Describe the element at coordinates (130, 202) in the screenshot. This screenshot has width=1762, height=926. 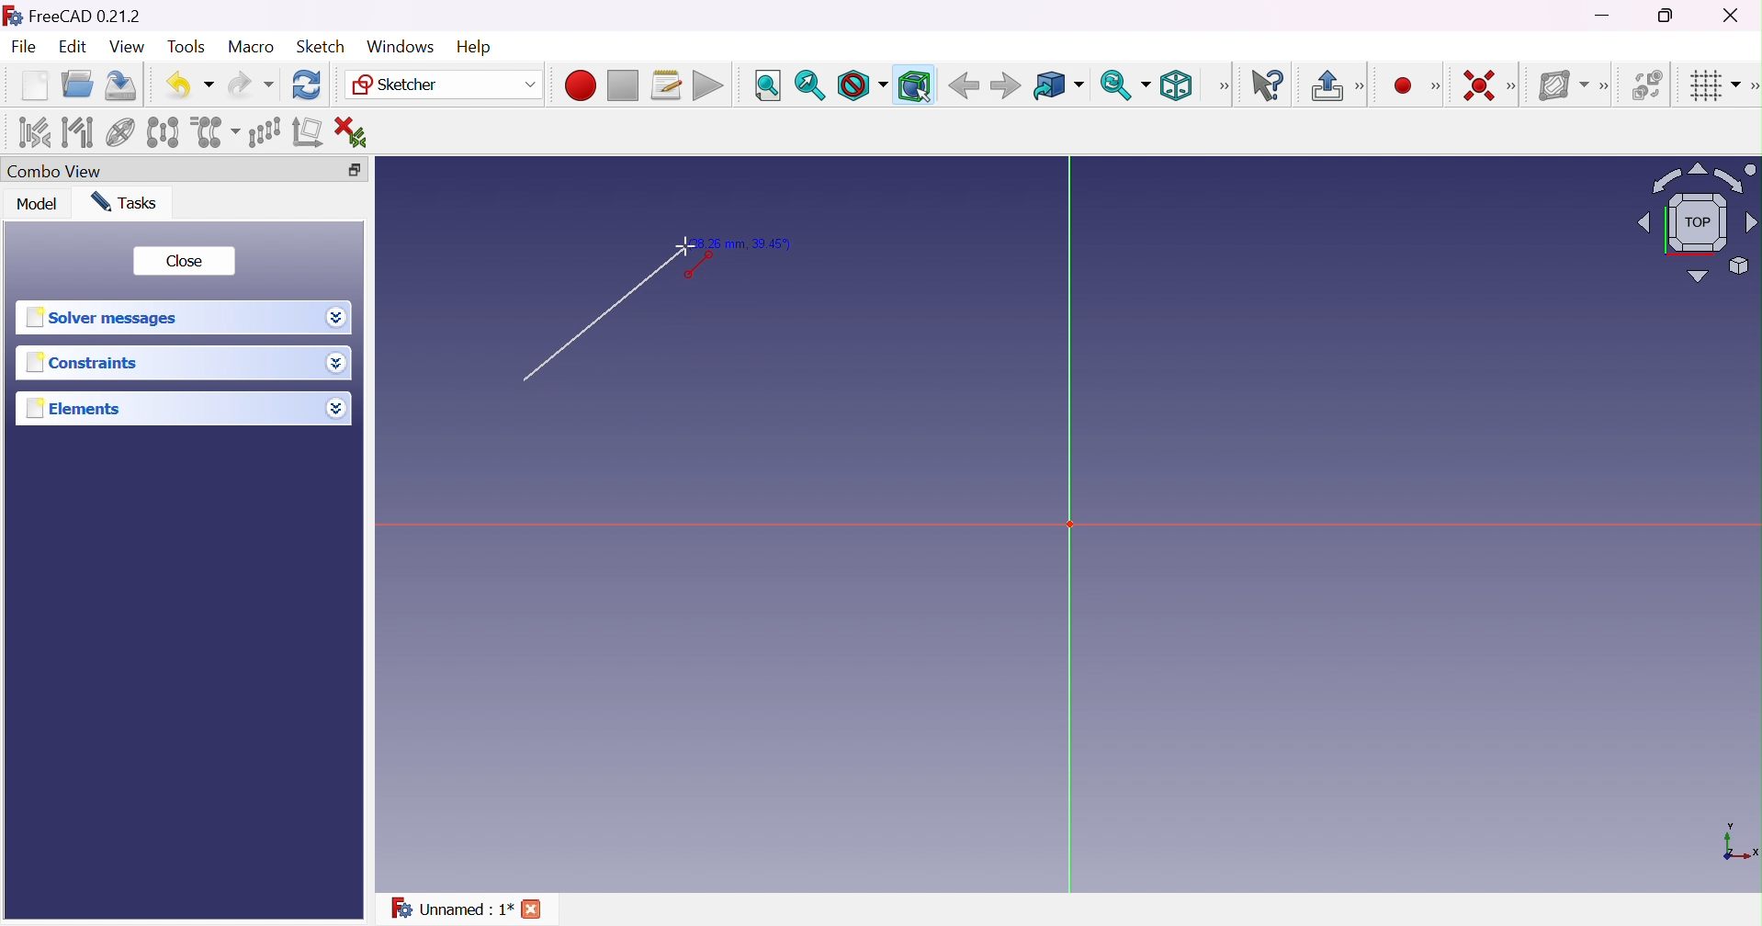
I see `Tasks` at that location.